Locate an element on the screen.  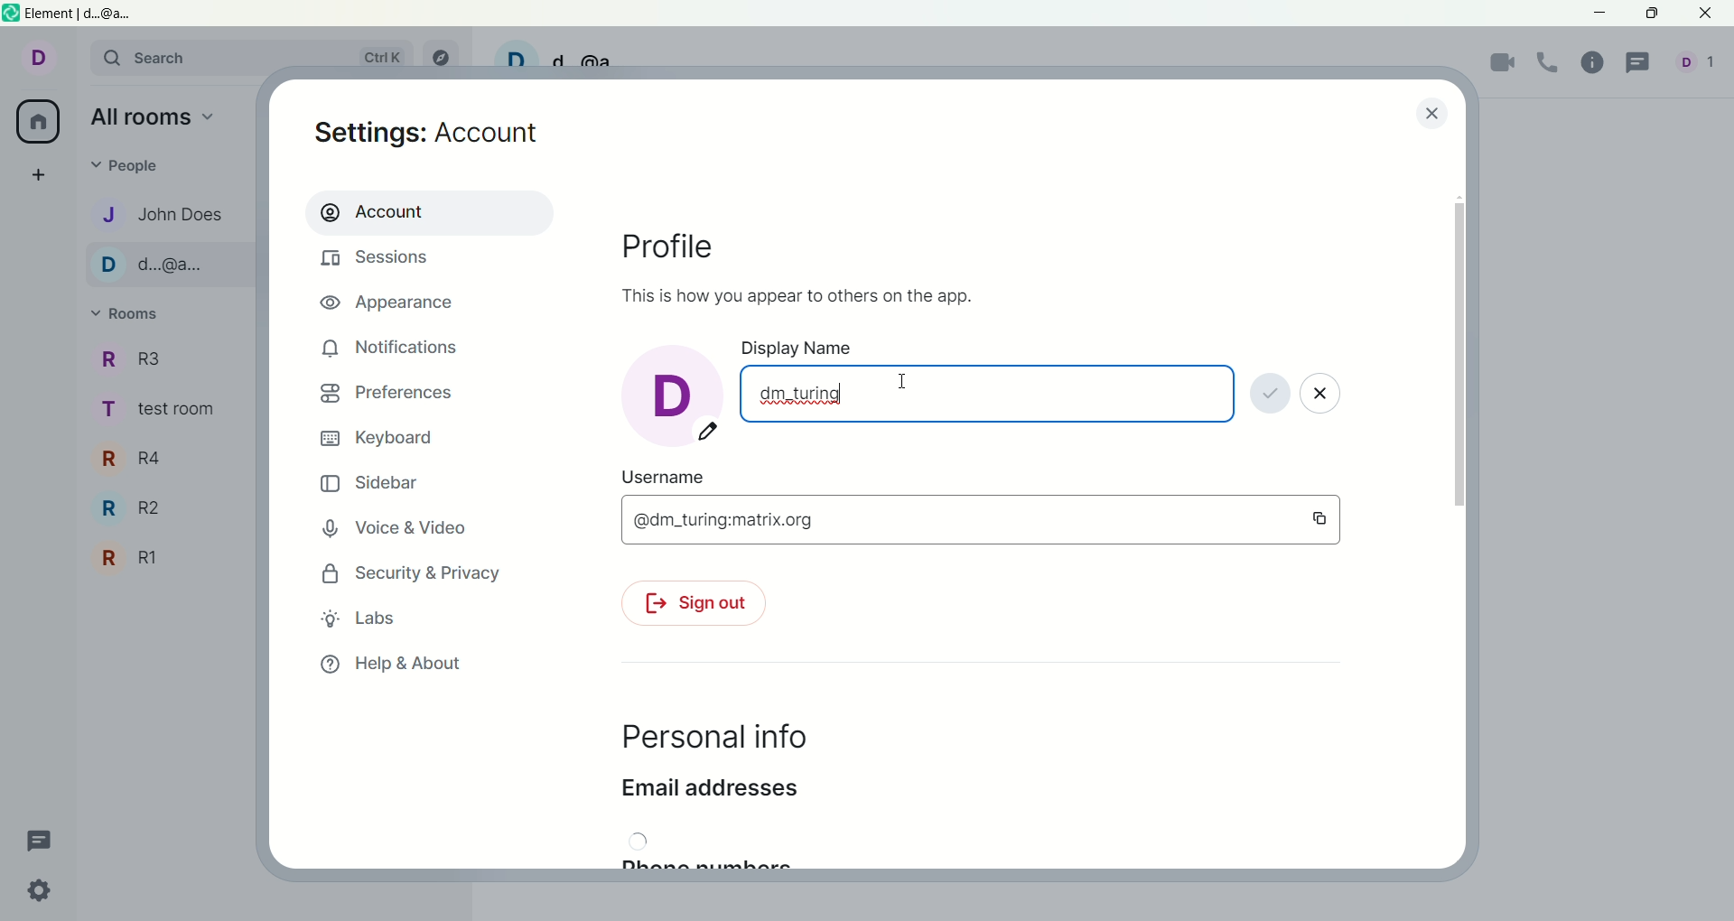
rooms is located at coordinates (132, 315).